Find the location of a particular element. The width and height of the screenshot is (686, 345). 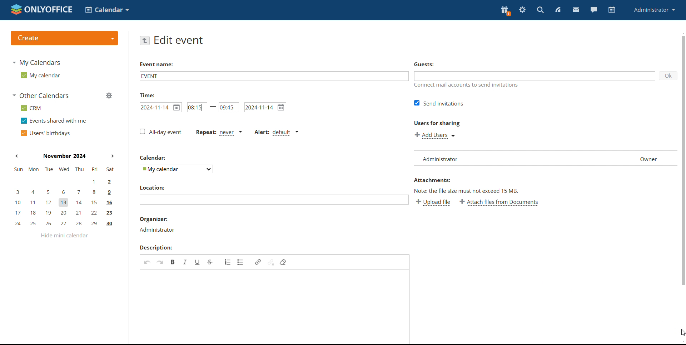

upload file is located at coordinates (433, 202).